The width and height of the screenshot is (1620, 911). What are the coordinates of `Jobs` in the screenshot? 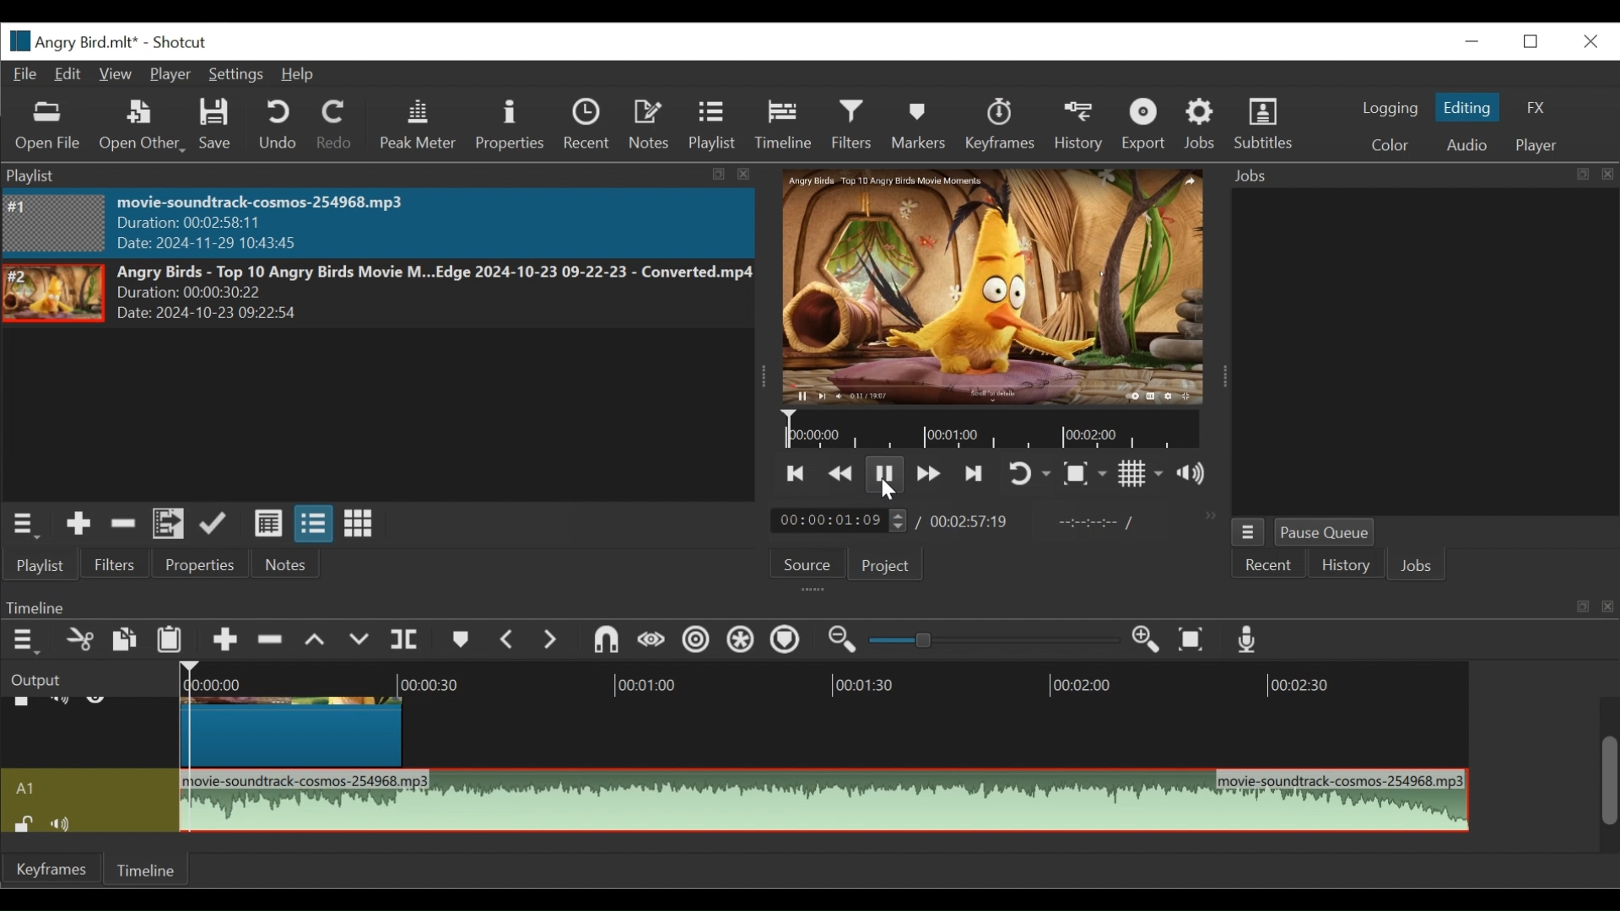 It's located at (1419, 565).